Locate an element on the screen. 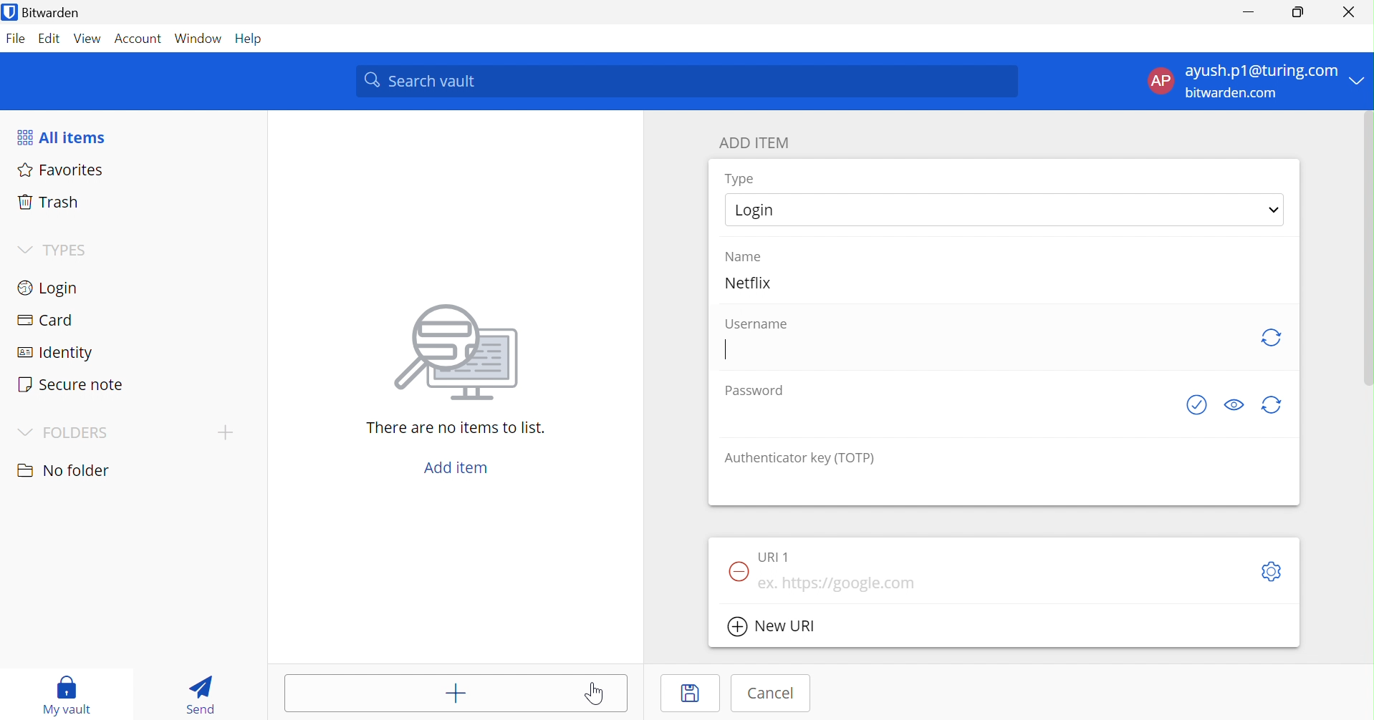  Name is located at coordinates (744, 256).